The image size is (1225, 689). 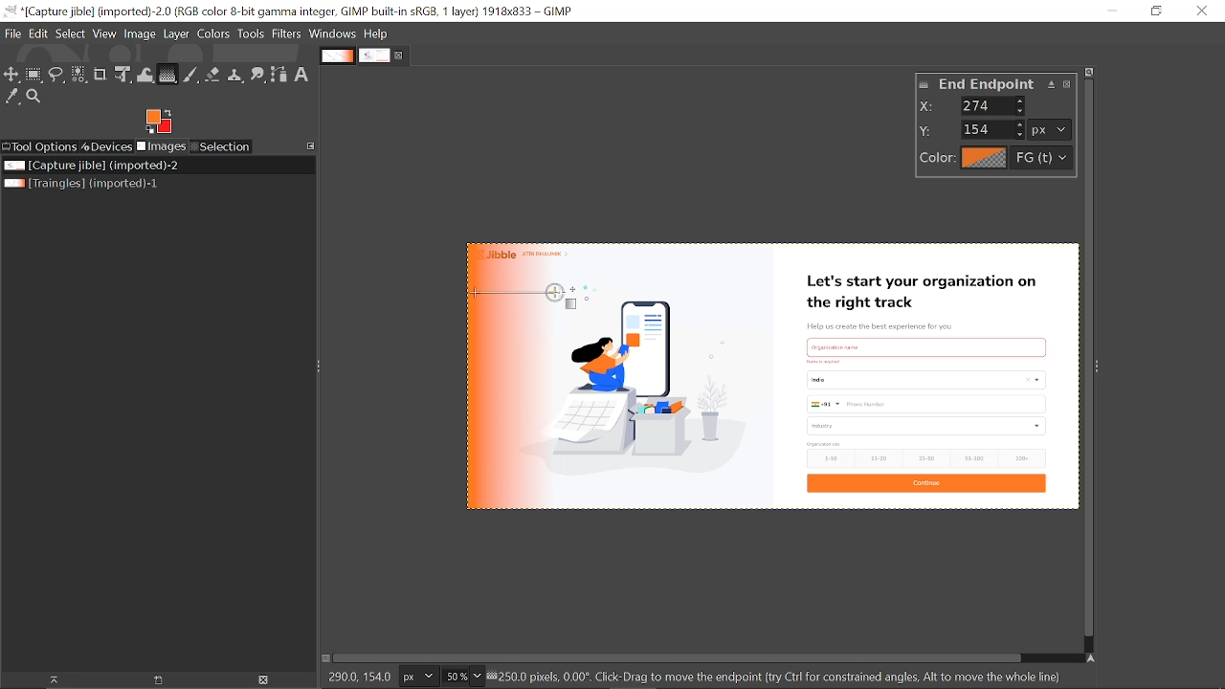 I want to click on Zoom tool, so click(x=33, y=96).